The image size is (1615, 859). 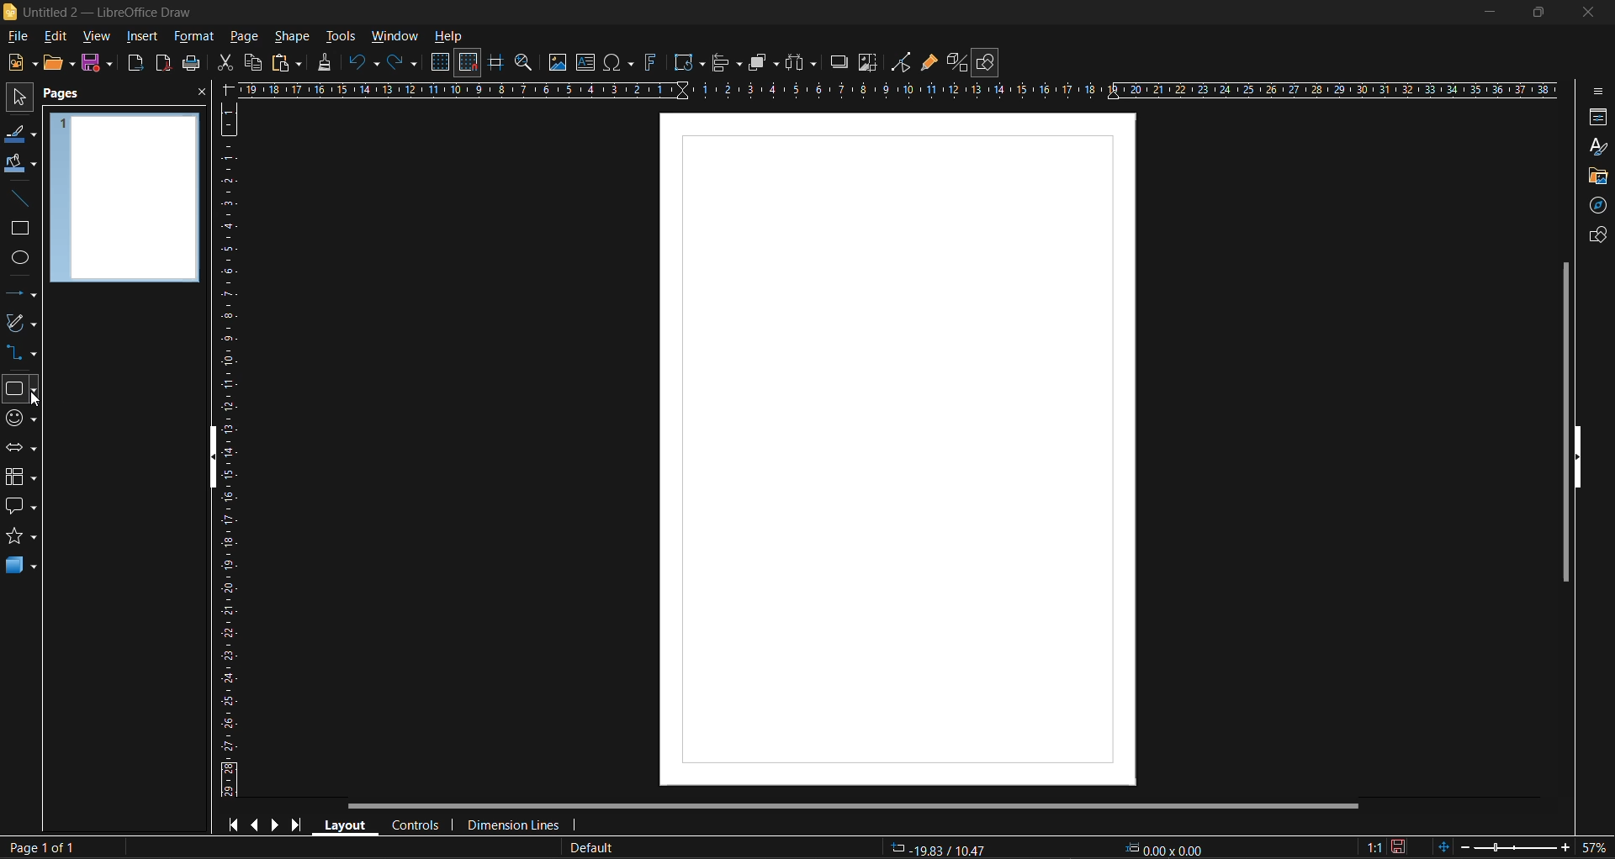 What do you see at coordinates (899, 451) in the screenshot?
I see `page` at bounding box center [899, 451].